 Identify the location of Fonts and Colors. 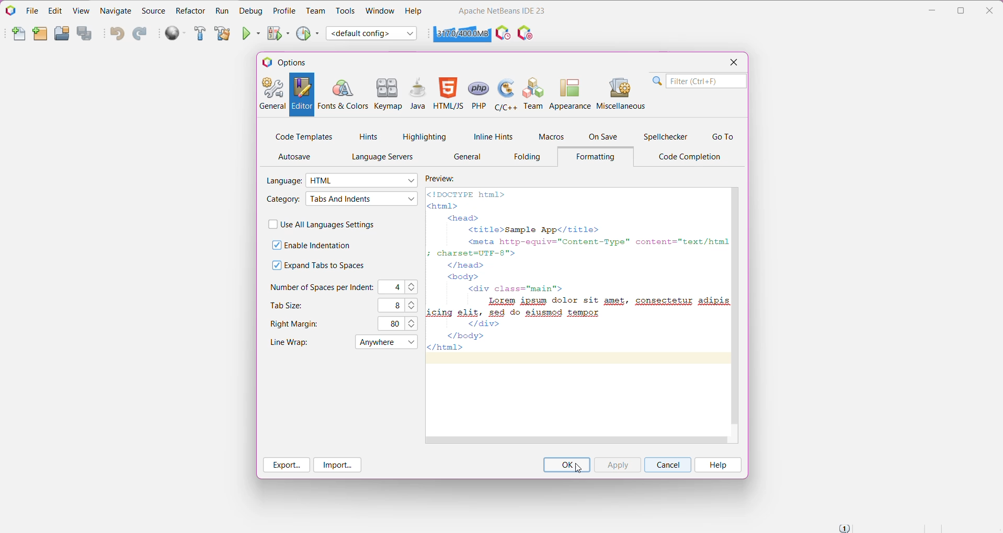
(343, 95).